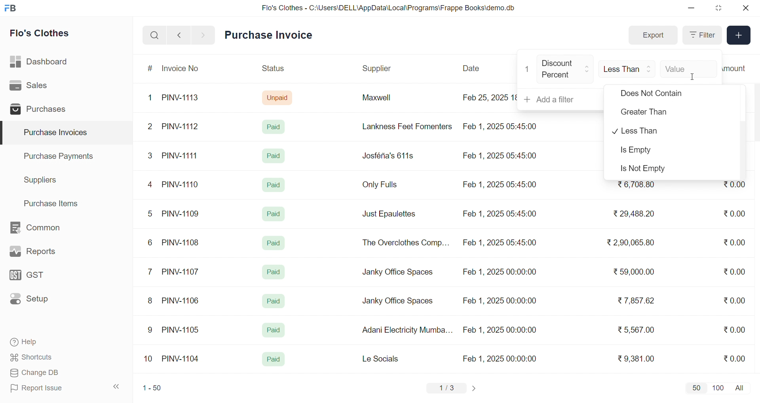  Describe the element at coordinates (150, 242) in the screenshot. I see `6` at that location.